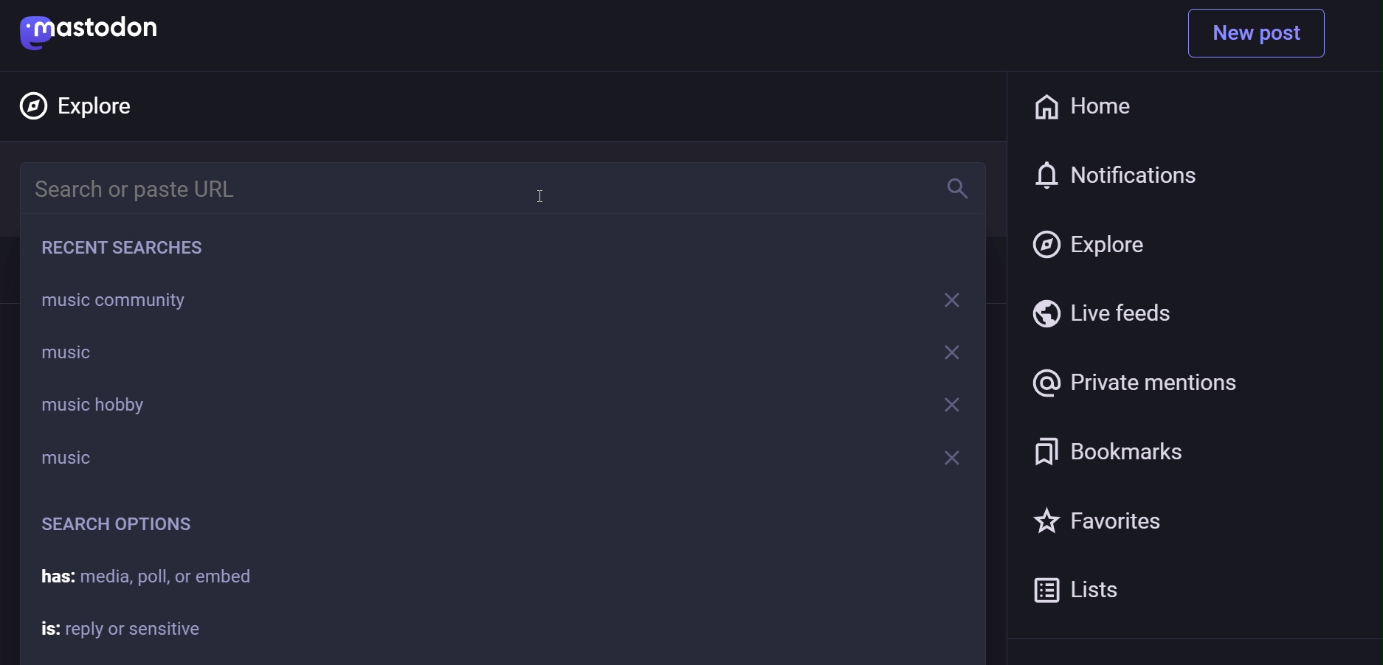 The width and height of the screenshot is (1383, 665). What do you see at coordinates (71, 104) in the screenshot?
I see `explore` at bounding box center [71, 104].